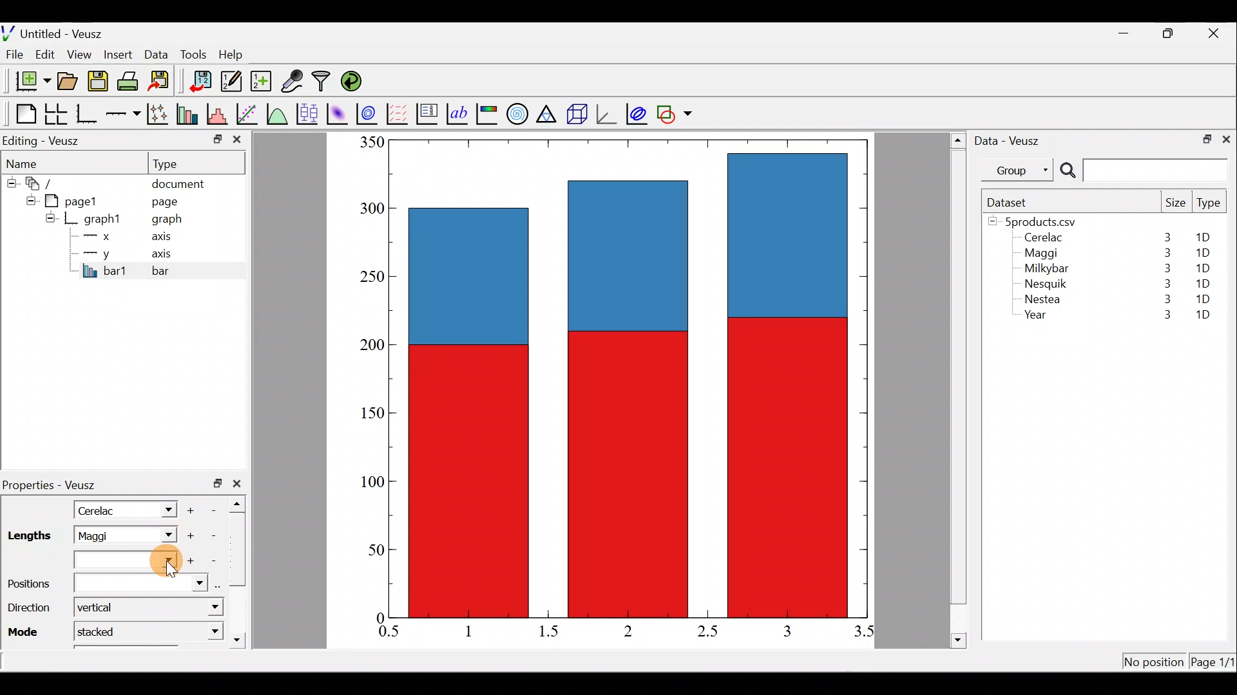 The image size is (1237, 695). I want to click on Text label, so click(459, 112).